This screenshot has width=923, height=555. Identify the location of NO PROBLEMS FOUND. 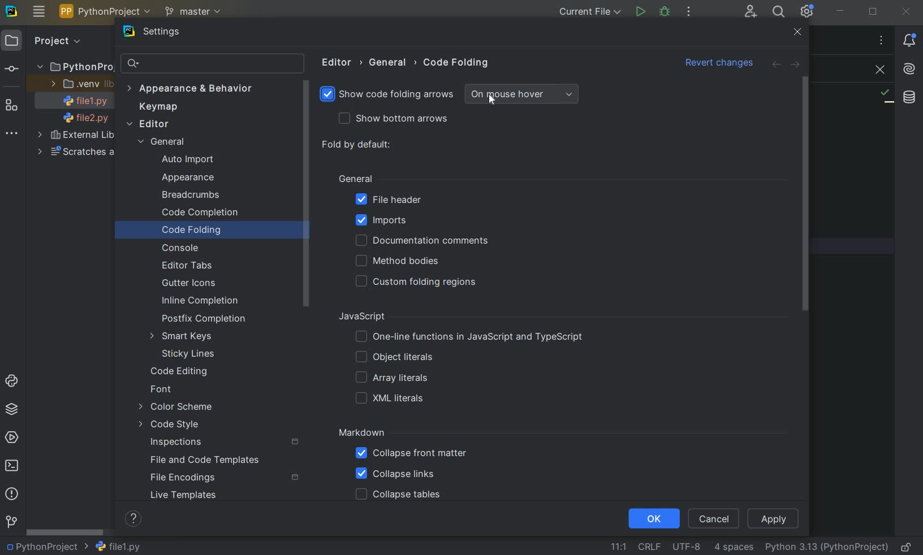
(886, 96).